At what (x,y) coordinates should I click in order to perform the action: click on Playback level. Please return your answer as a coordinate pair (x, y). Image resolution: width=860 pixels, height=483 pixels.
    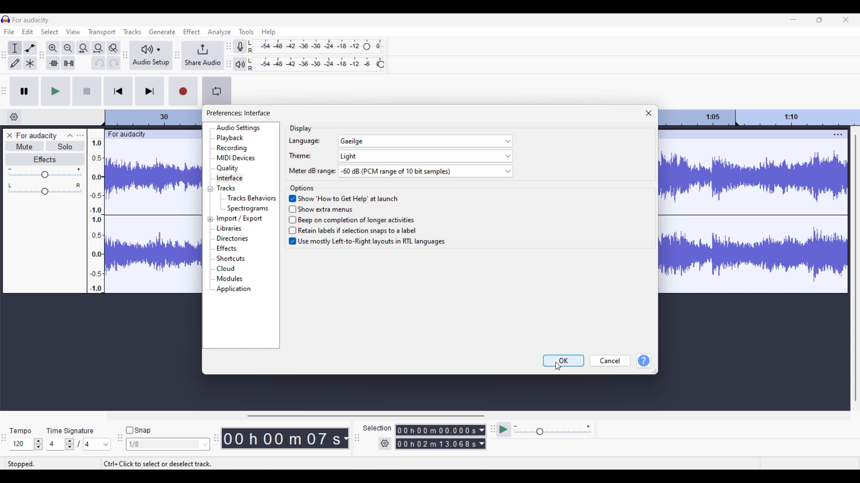
    Looking at the image, I should click on (312, 64).